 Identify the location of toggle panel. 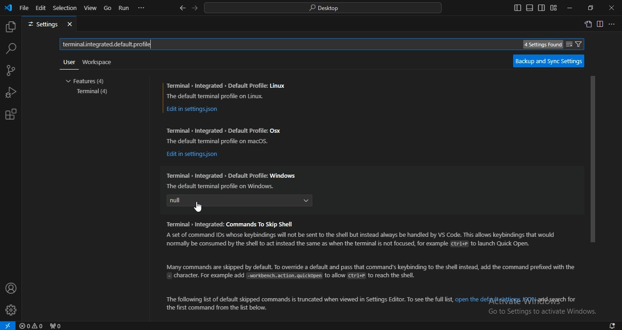
(529, 8).